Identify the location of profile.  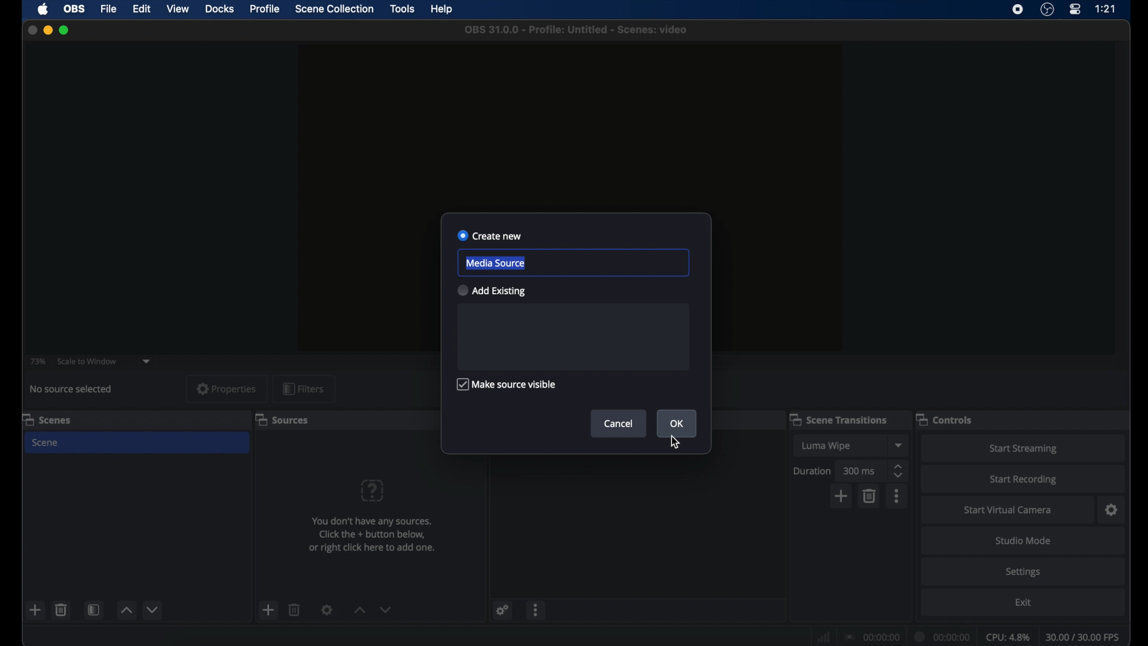
(265, 9).